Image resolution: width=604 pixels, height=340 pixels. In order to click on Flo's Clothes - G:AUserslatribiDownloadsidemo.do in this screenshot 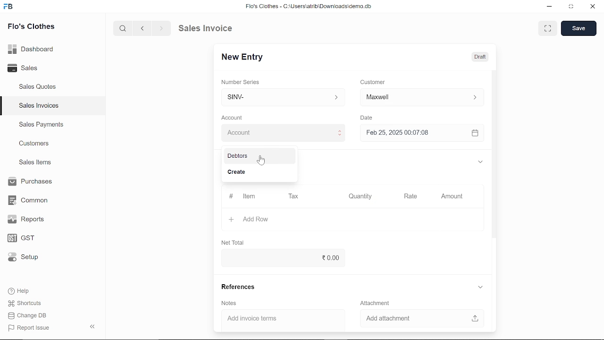, I will do `click(307, 6)`.